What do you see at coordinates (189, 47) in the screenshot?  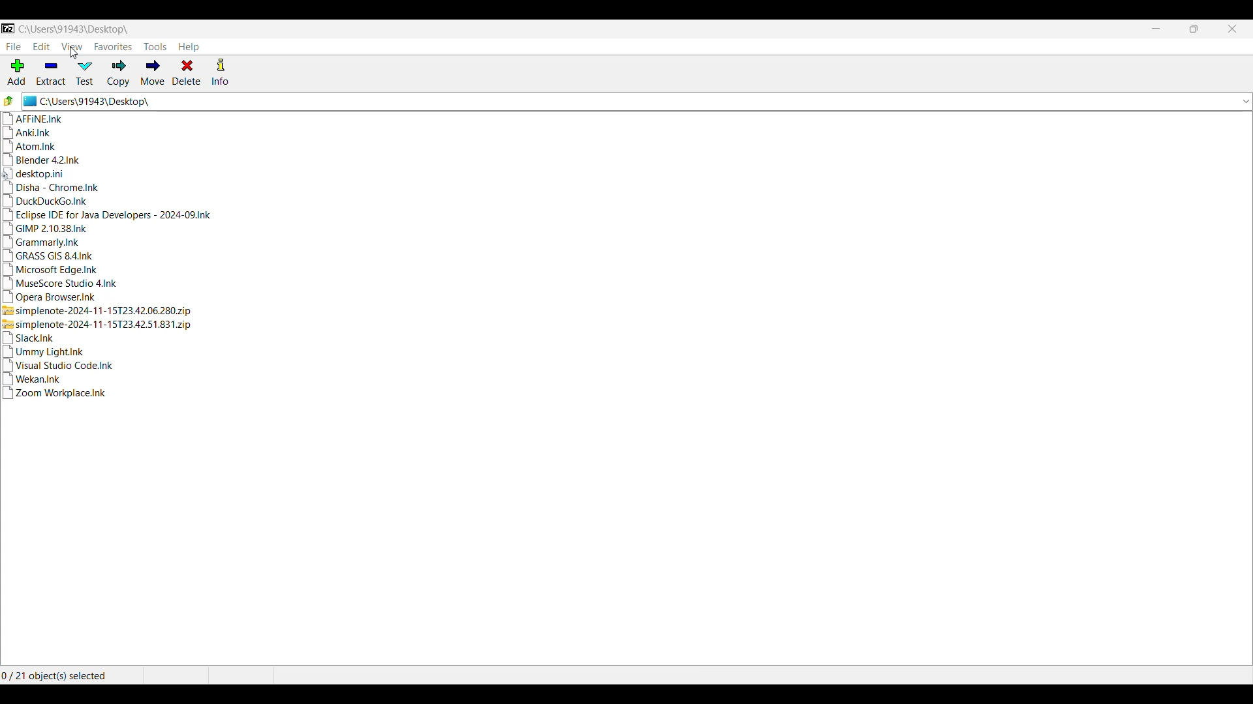 I see `Help` at bounding box center [189, 47].